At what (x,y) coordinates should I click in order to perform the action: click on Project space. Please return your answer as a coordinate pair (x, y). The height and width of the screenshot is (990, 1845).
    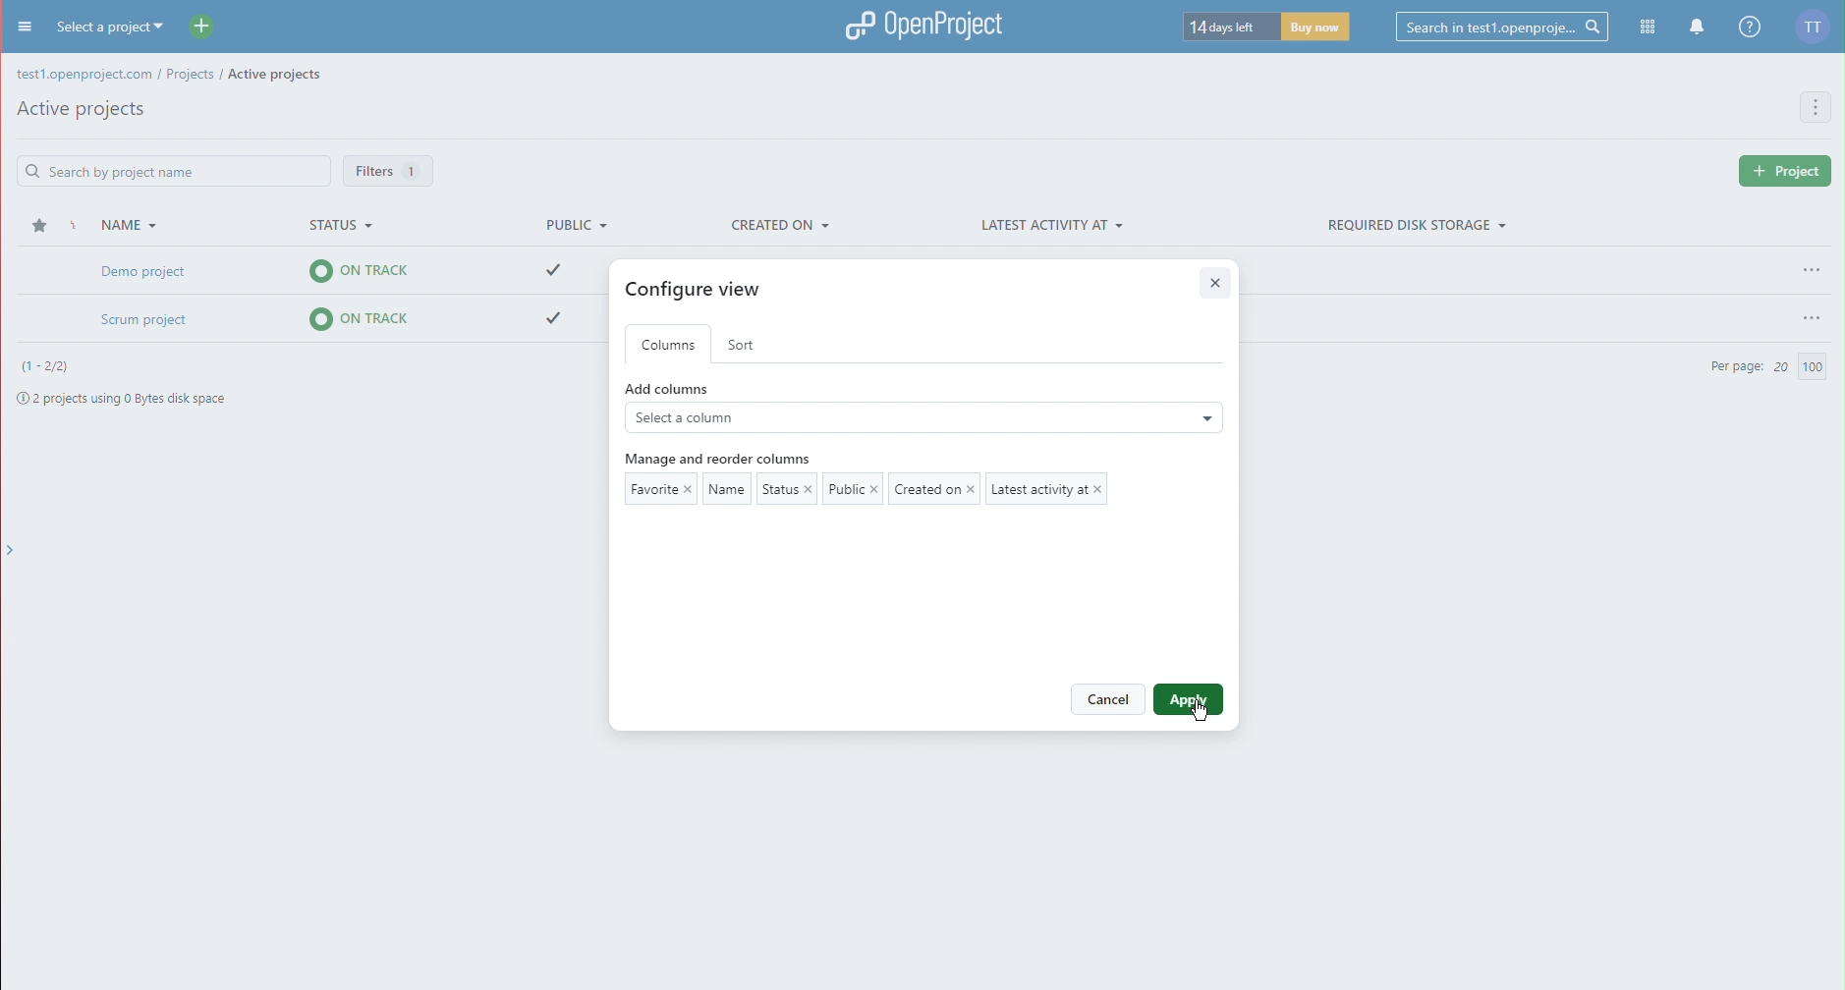
    Looking at the image, I should click on (141, 395).